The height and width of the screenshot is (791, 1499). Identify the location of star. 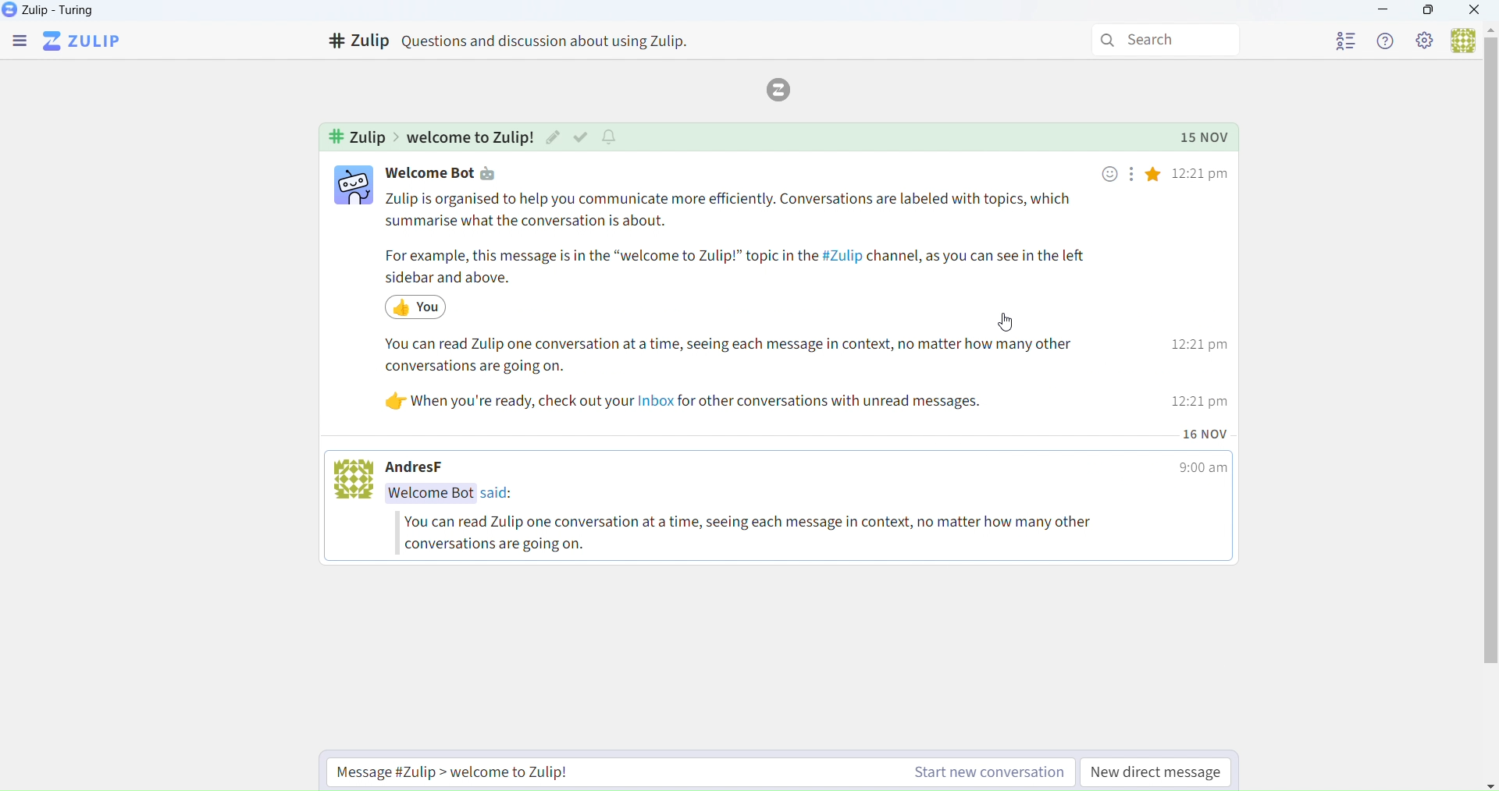
(1155, 177).